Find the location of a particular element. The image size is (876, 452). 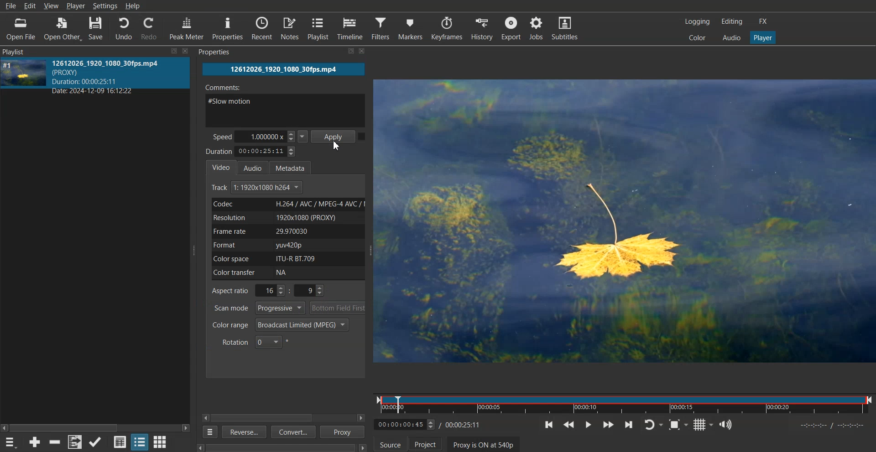

Playlist is located at coordinates (319, 28).